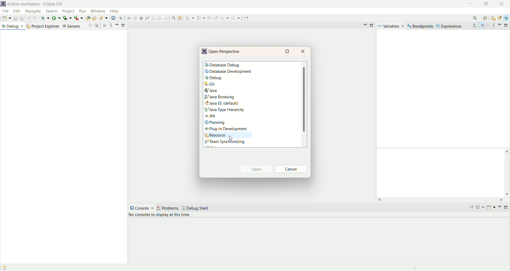 The height and width of the screenshot is (271, 510). I want to click on close, so click(501, 4).